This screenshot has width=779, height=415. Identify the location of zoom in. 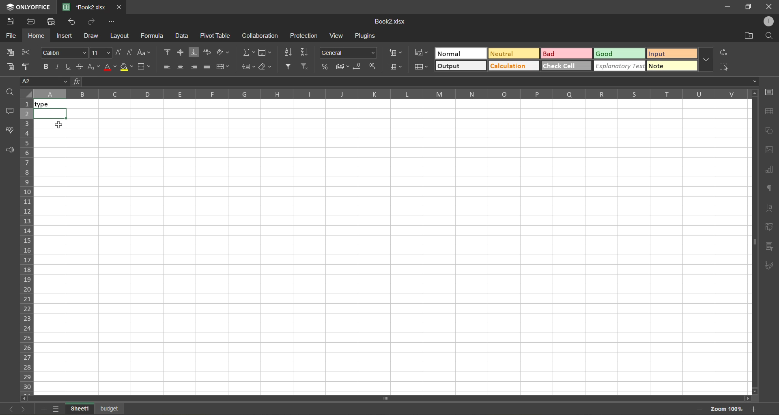
(756, 408).